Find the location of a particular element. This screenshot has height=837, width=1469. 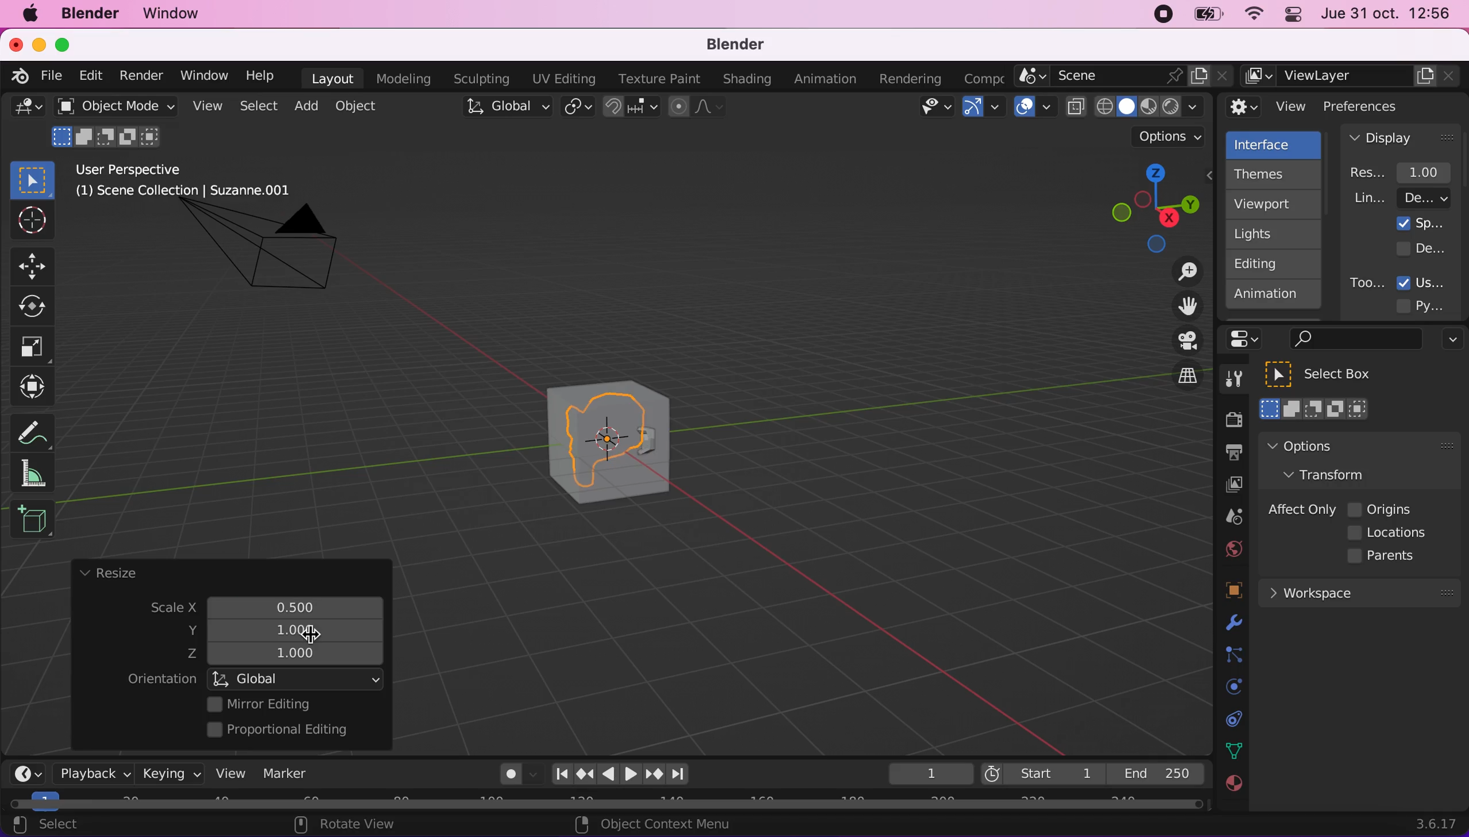

 is located at coordinates (39, 307).